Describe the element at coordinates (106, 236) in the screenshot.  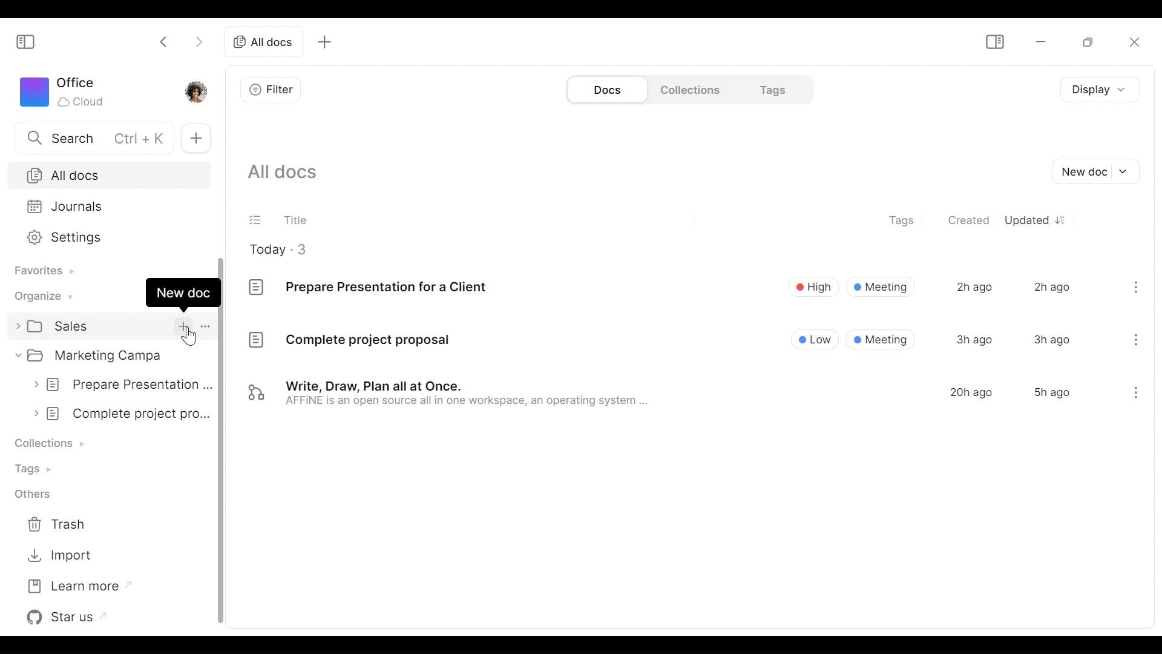
I see `Settings` at that location.